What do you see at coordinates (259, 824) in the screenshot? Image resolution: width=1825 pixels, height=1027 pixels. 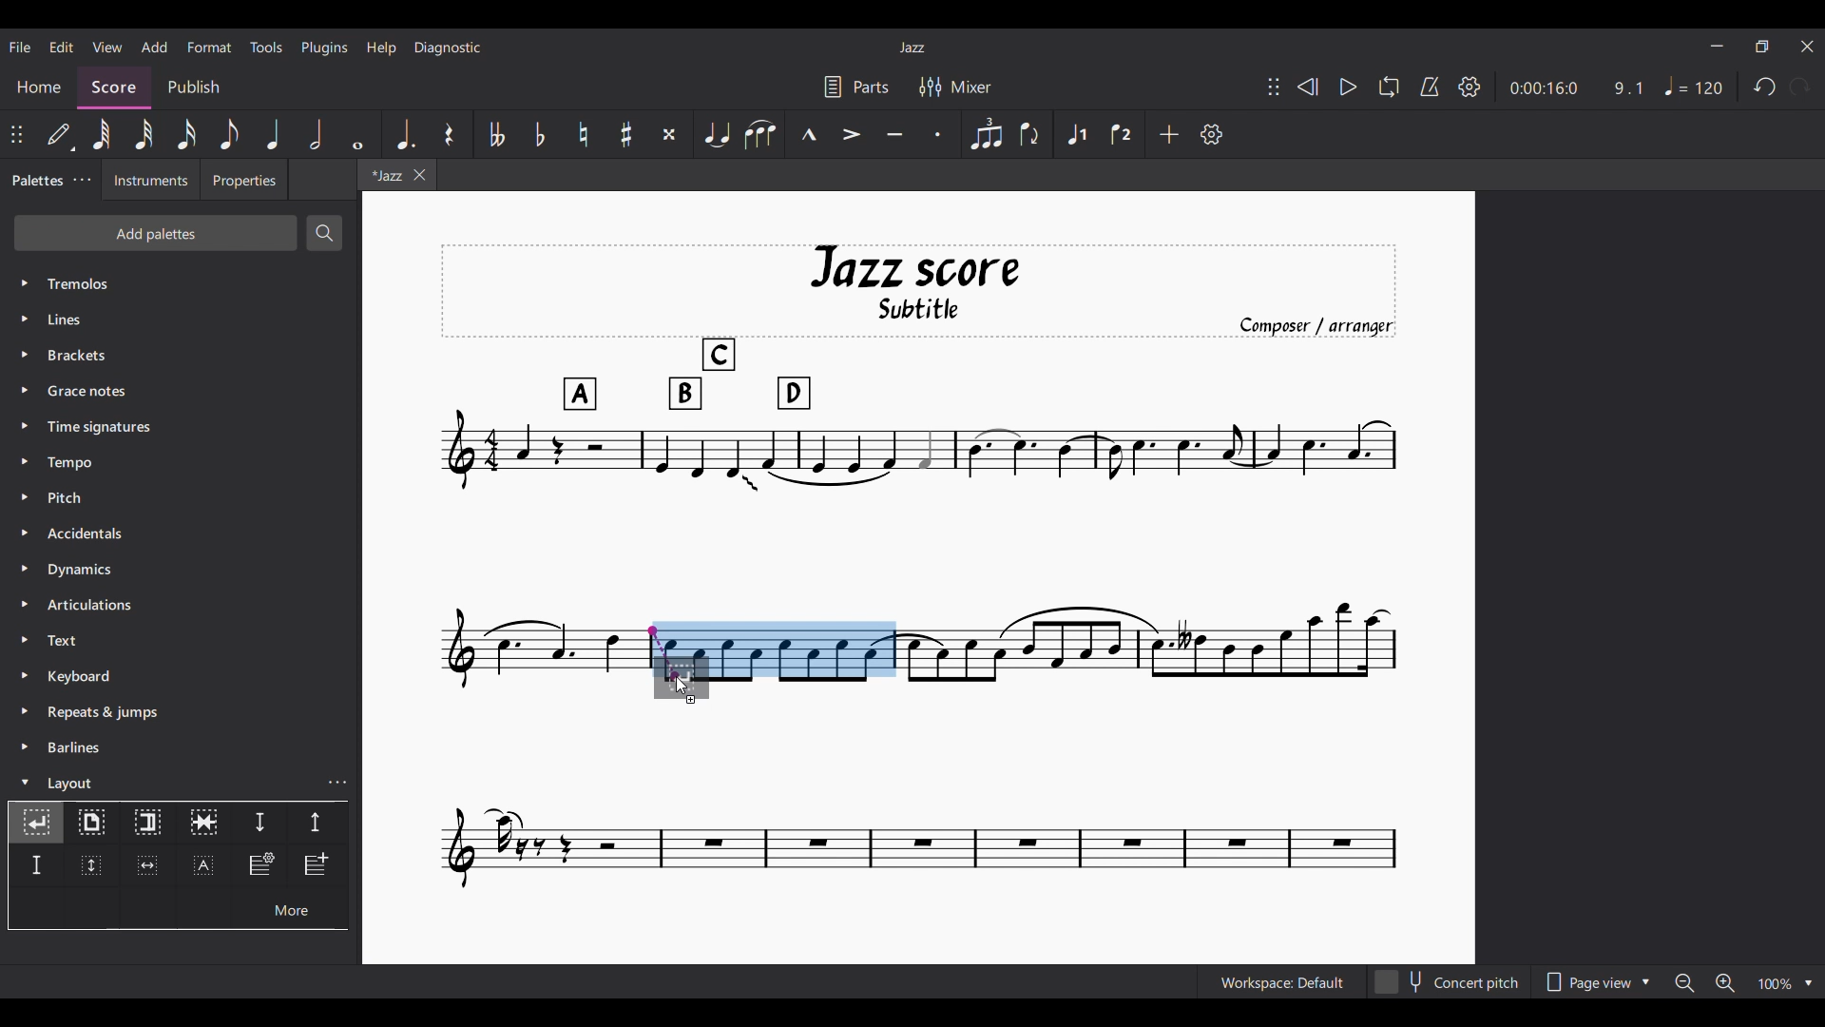 I see `staff spacer down` at bounding box center [259, 824].